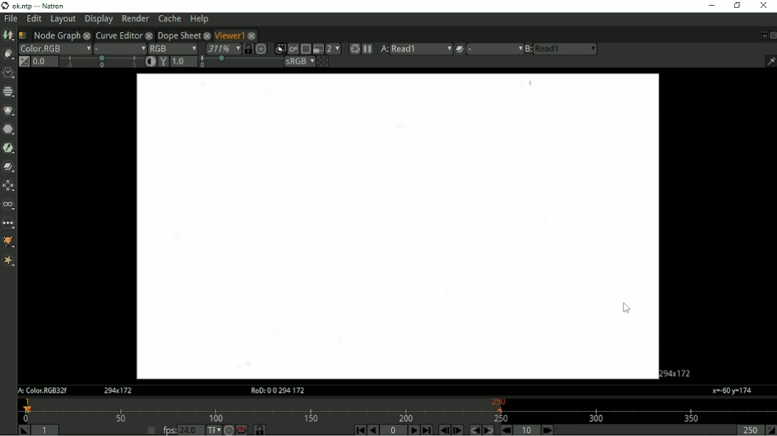  I want to click on Previous keyframe, so click(475, 430).